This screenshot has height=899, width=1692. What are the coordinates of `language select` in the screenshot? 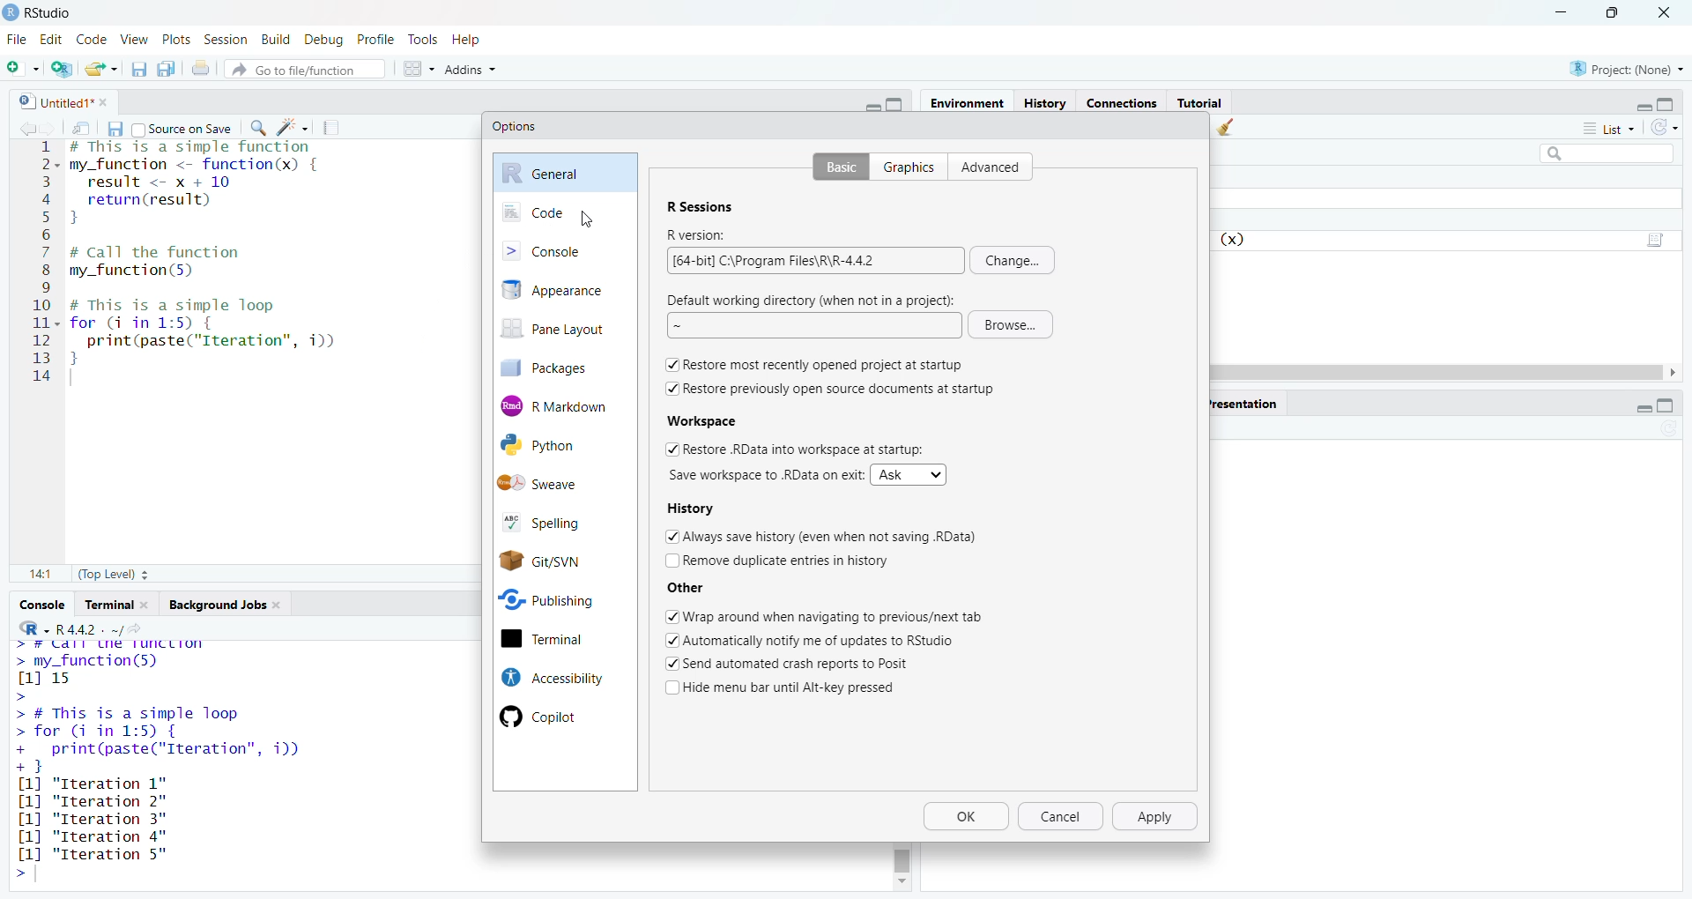 It's located at (26, 628).